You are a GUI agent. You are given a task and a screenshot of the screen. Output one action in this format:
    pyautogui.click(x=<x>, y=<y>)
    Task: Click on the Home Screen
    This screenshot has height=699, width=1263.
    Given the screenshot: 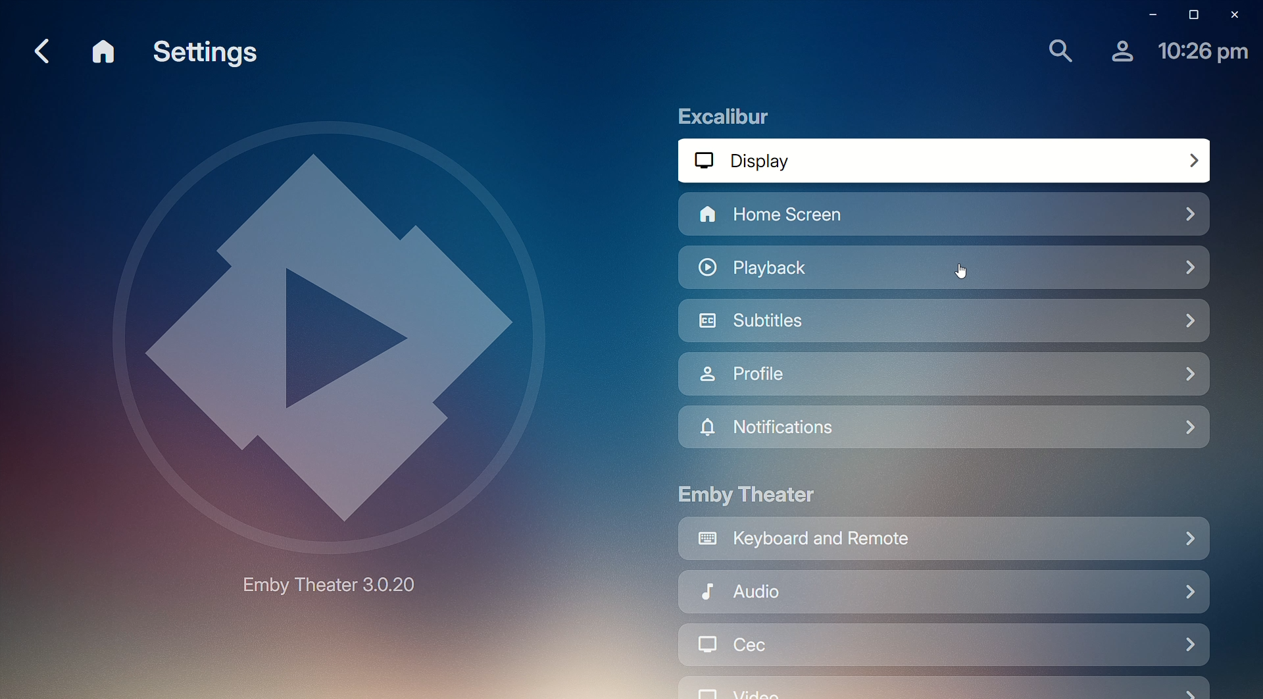 What is the action you would take?
    pyautogui.click(x=876, y=217)
    